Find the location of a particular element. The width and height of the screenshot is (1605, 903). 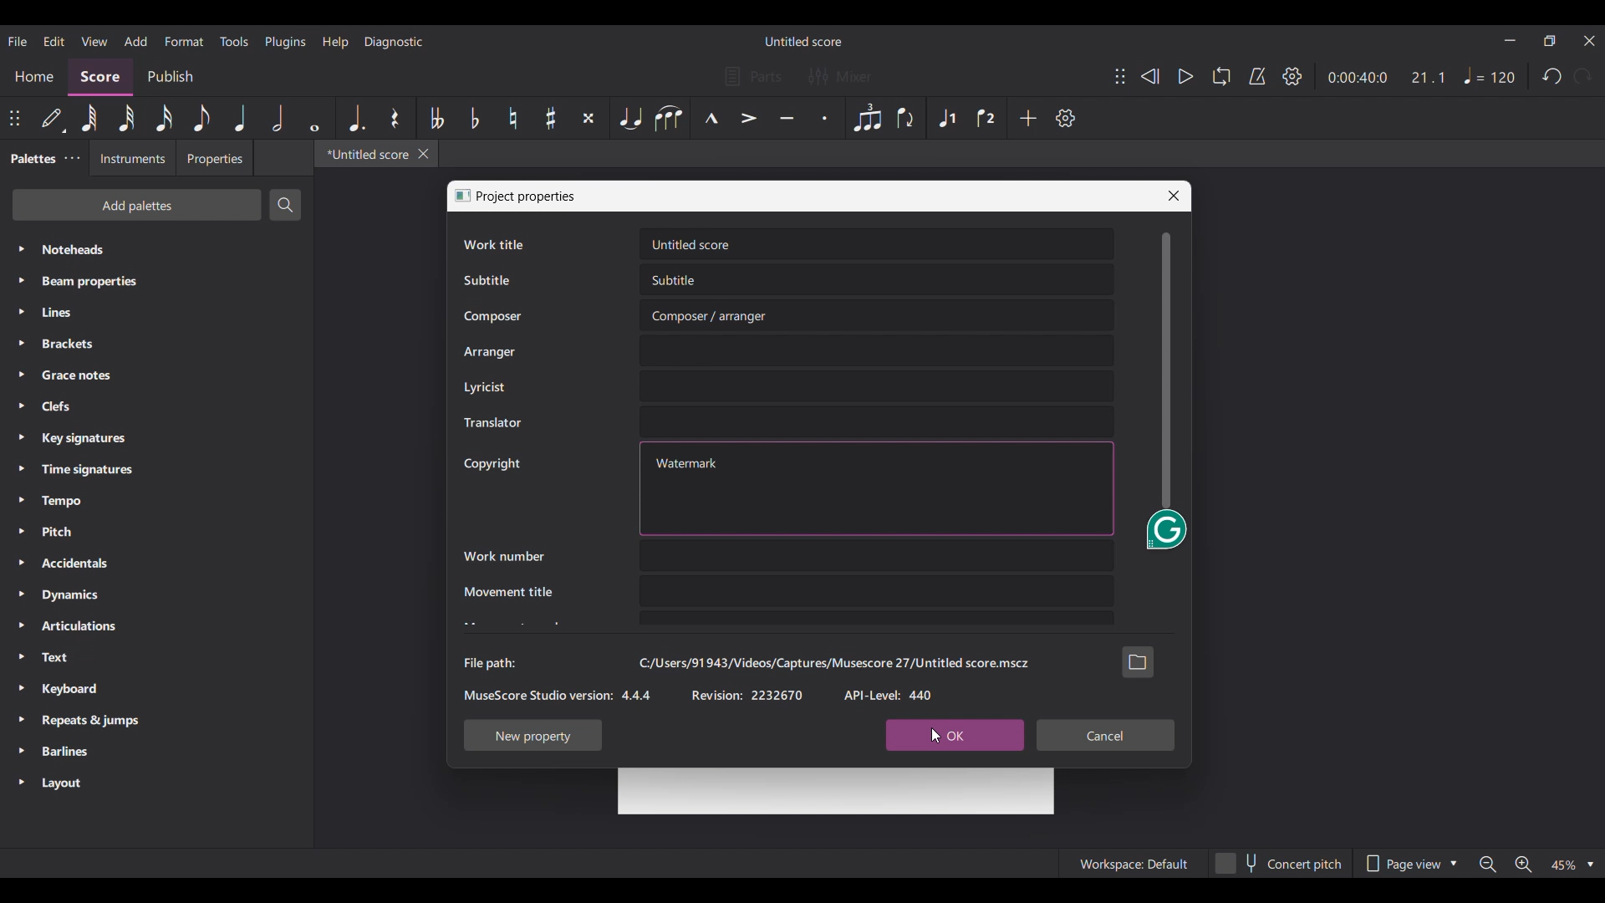

Barlines is located at coordinates (157, 752).